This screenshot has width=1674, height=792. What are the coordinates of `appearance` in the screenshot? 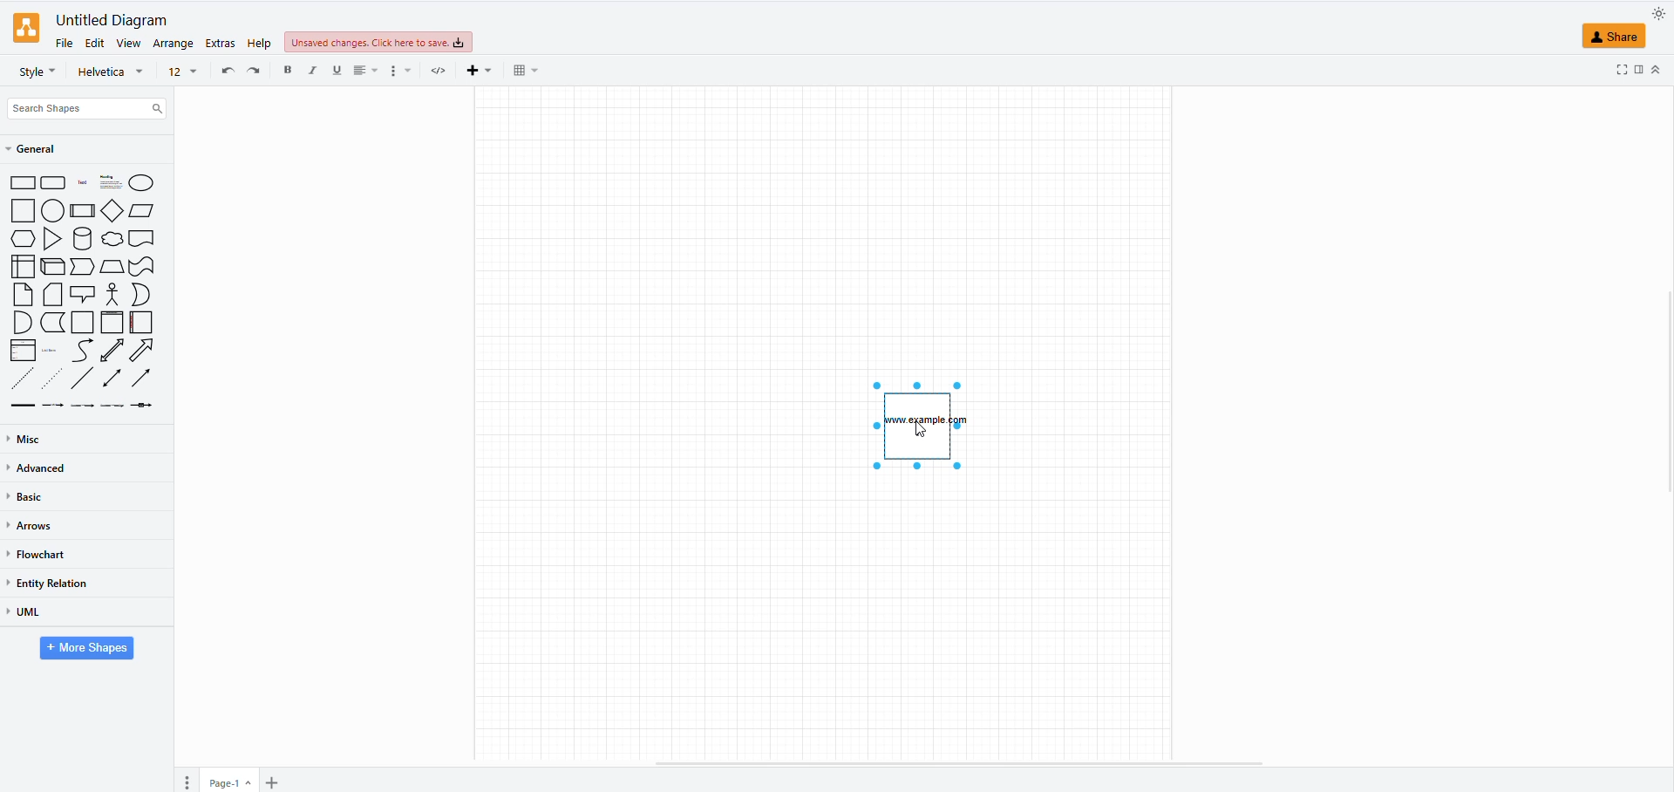 It's located at (1653, 15).